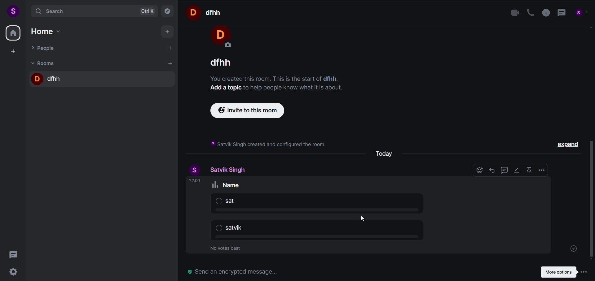  Describe the element at coordinates (245, 111) in the screenshot. I see `Invite to this room` at that location.